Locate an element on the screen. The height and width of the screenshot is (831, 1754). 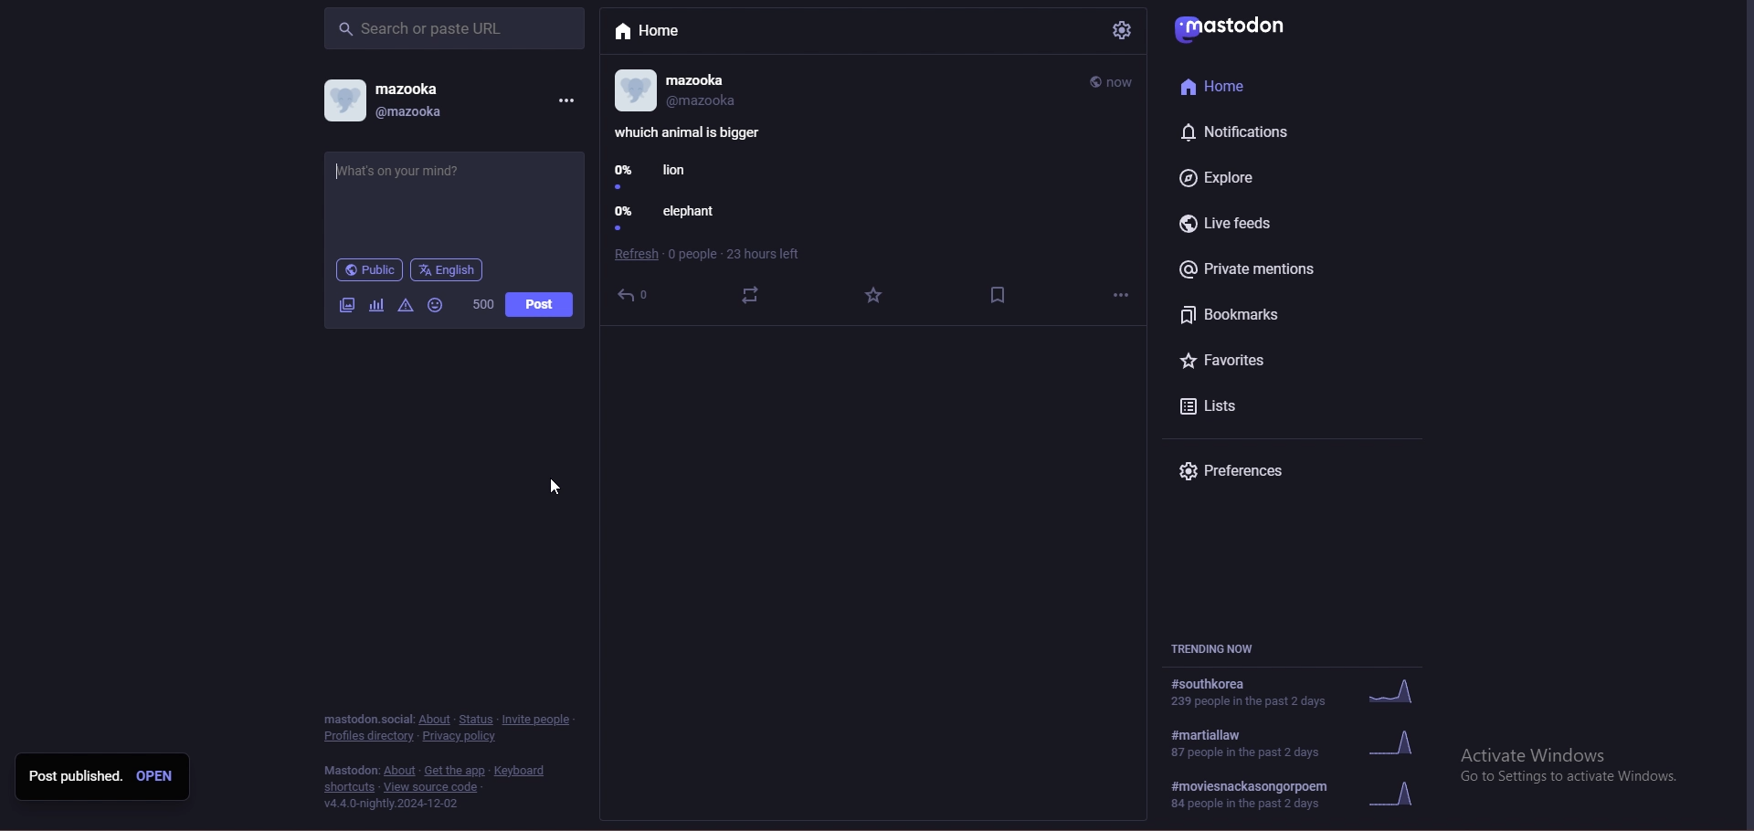
Post published. is located at coordinates (76, 778).